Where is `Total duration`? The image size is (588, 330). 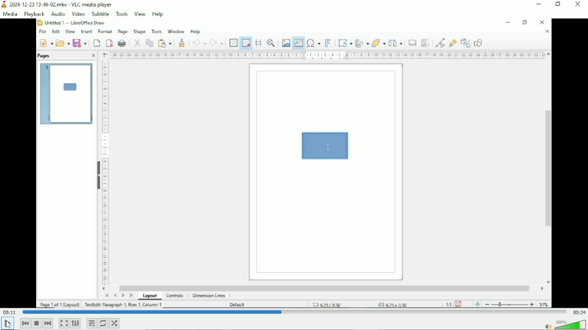
Total duration is located at coordinates (579, 312).